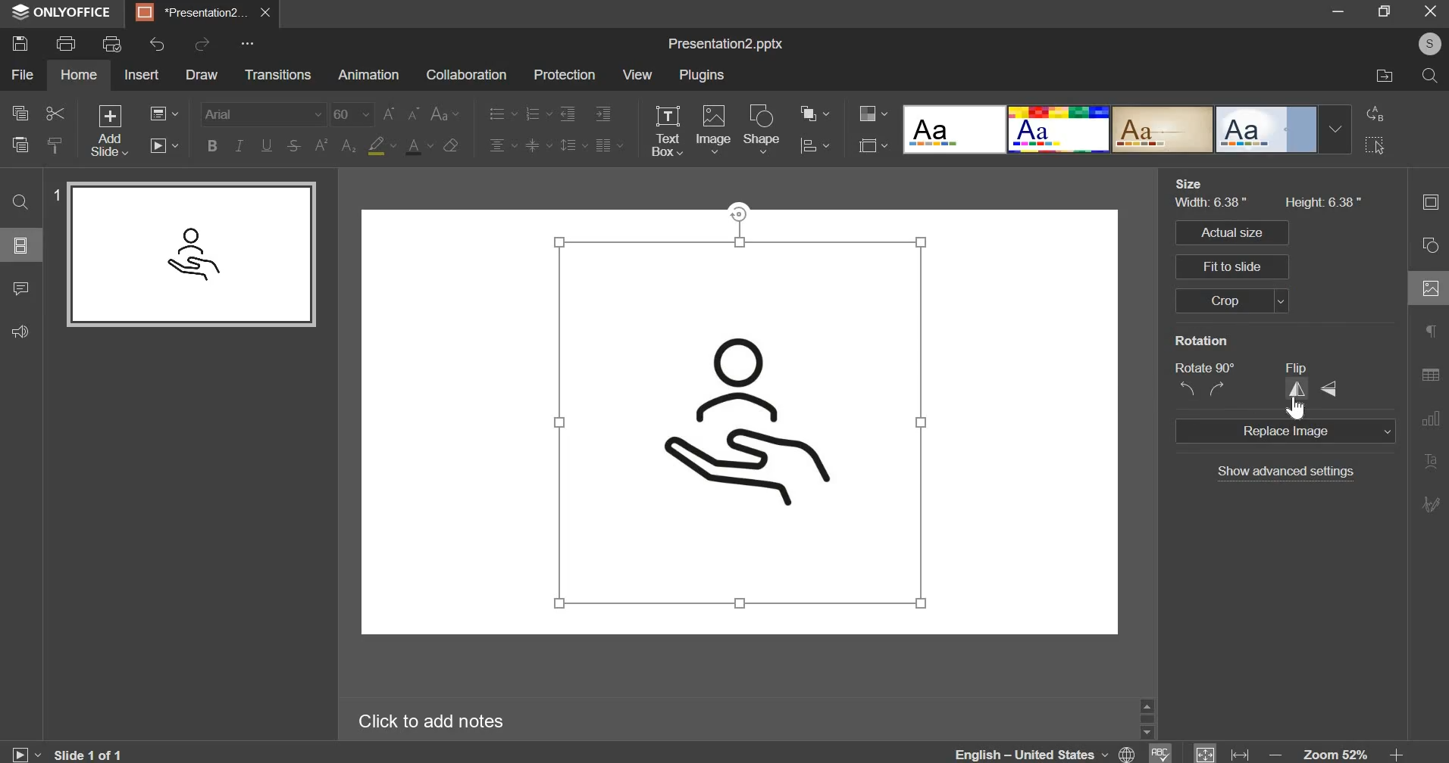 The width and height of the screenshot is (1449, 763). I want to click on comment, so click(20, 288).